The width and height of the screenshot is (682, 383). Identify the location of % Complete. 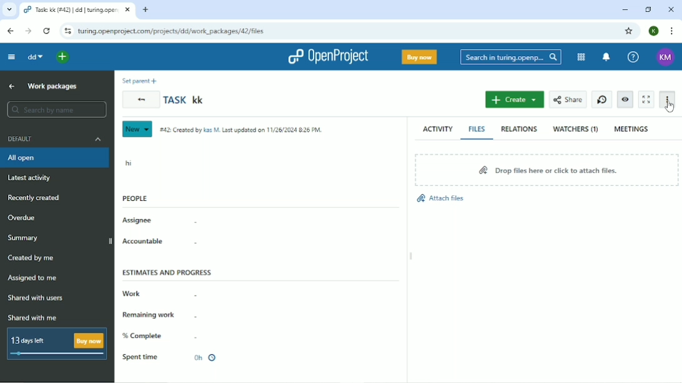
(161, 336).